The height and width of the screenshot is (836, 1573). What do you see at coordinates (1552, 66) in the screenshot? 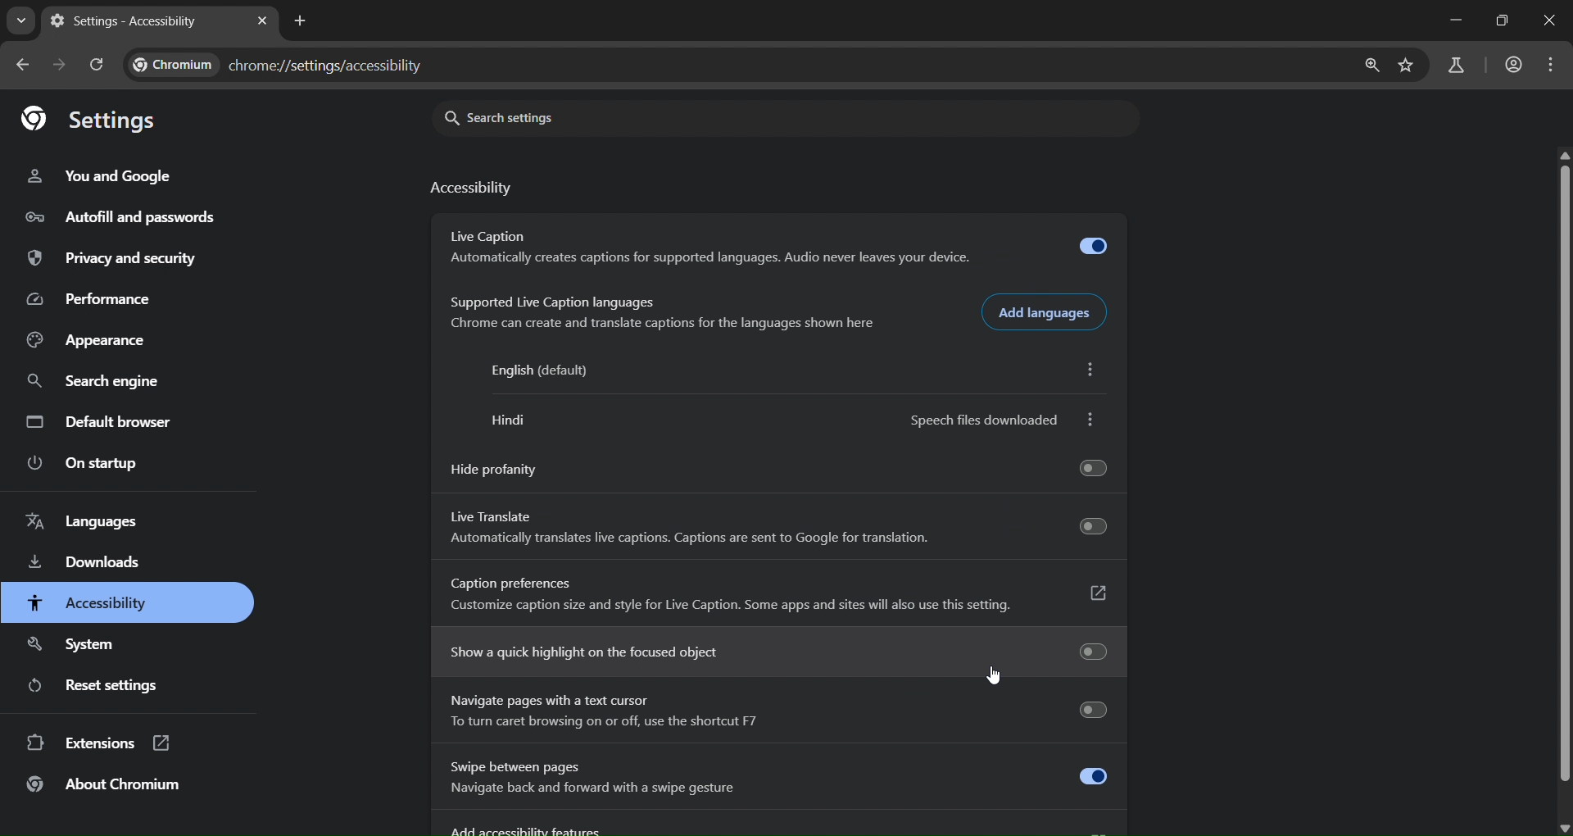
I see `menu` at bounding box center [1552, 66].